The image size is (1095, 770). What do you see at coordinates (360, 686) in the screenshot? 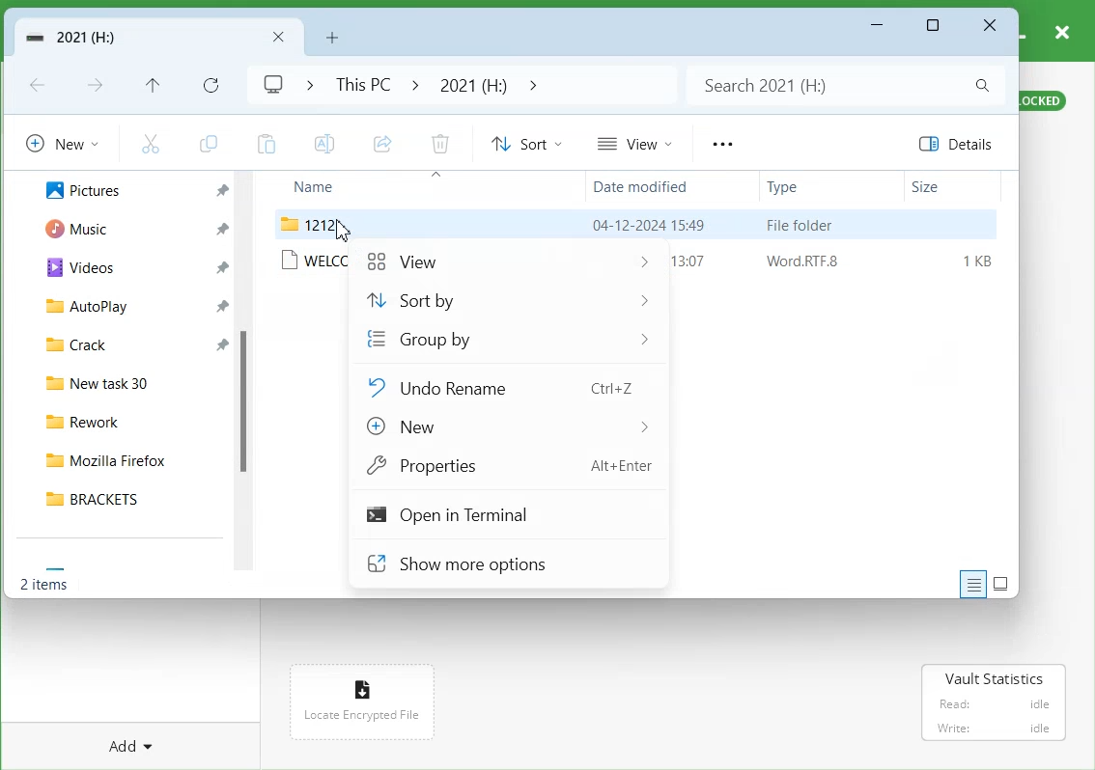
I see `icon` at bounding box center [360, 686].